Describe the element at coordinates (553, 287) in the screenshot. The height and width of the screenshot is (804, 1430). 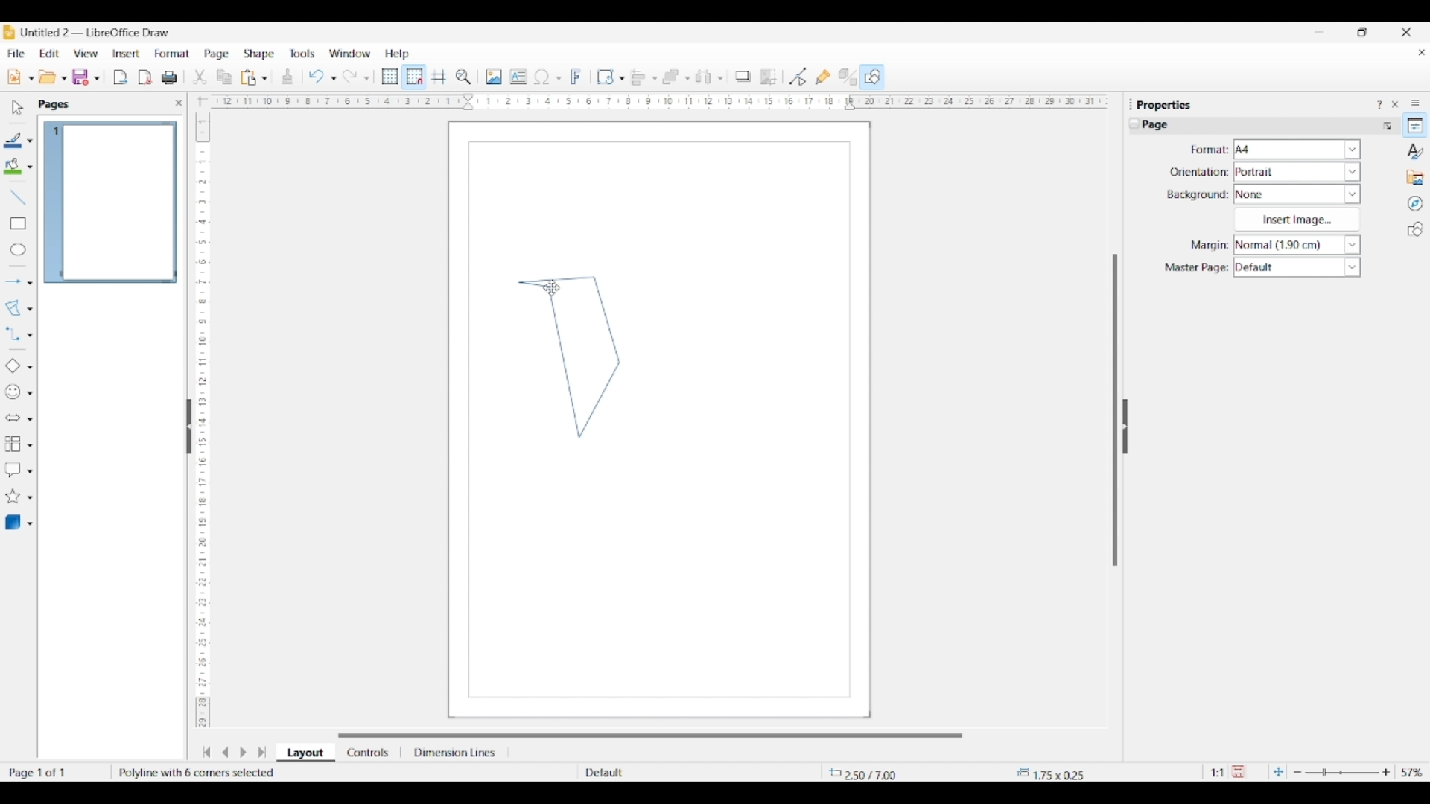
I see `Cursor double clicking on canvas to close polygon` at that location.